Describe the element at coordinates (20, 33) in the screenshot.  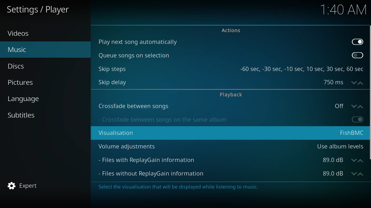
I see `videos` at that location.